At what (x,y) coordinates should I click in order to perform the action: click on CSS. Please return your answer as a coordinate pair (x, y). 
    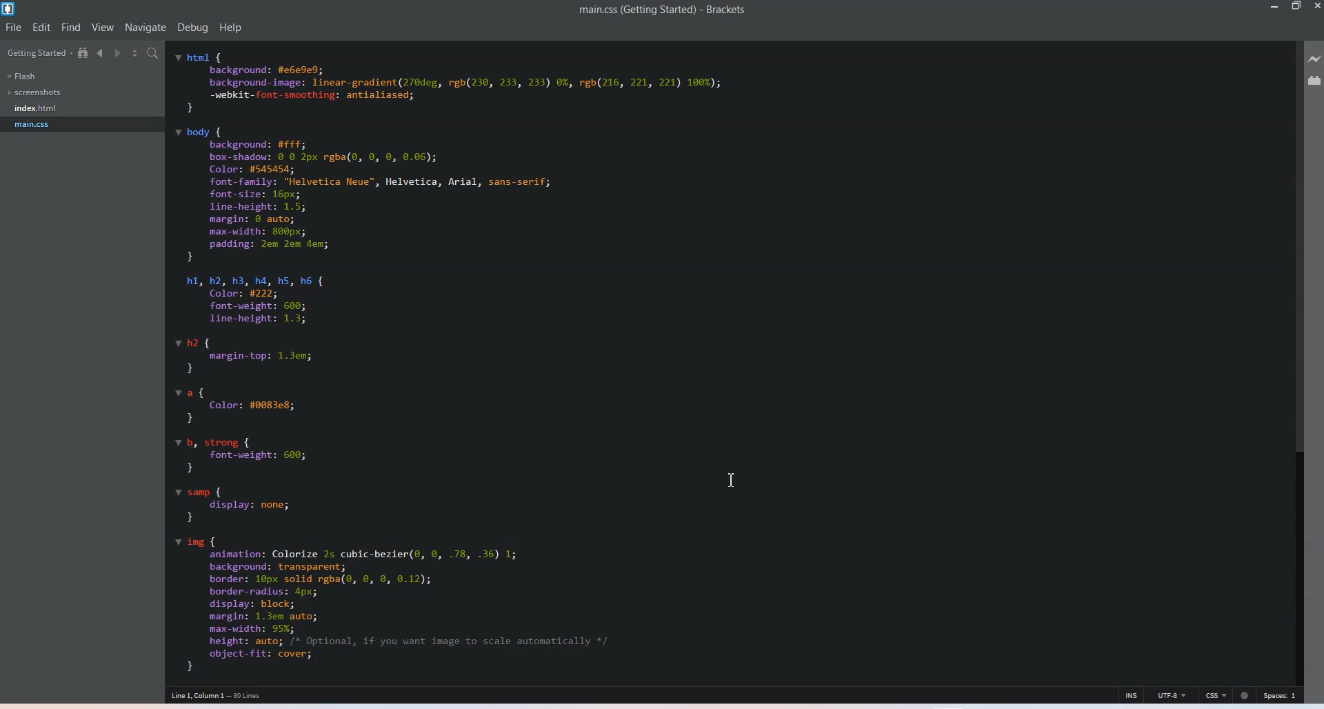
    Looking at the image, I should click on (1217, 695).